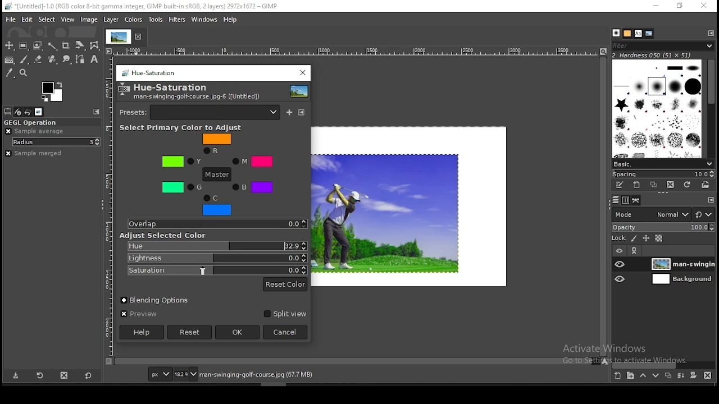 This screenshot has width=719, height=404. Describe the element at coordinates (238, 333) in the screenshot. I see `ok` at that location.